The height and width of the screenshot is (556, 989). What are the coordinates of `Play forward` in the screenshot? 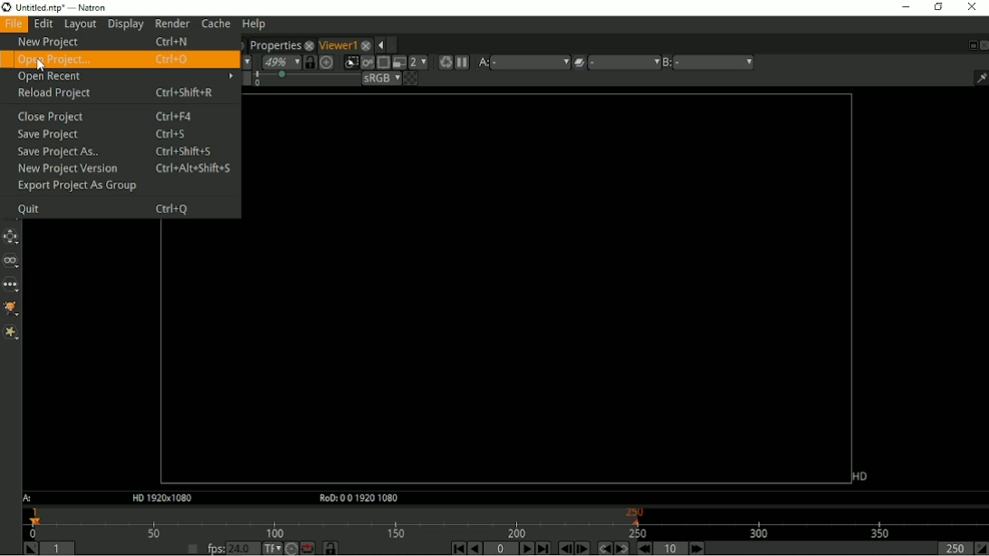 It's located at (525, 548).